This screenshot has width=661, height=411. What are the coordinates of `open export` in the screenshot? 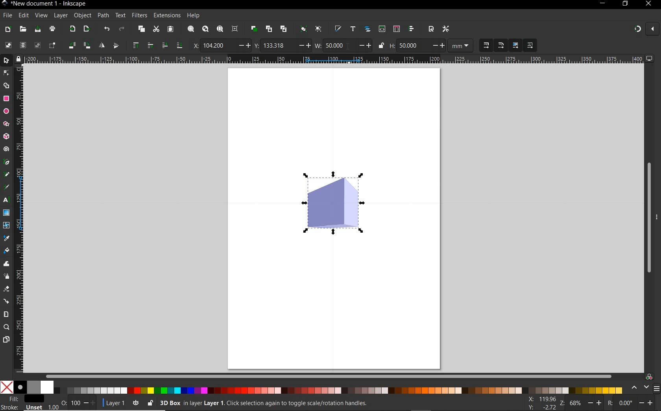 It's located at (86, 28).